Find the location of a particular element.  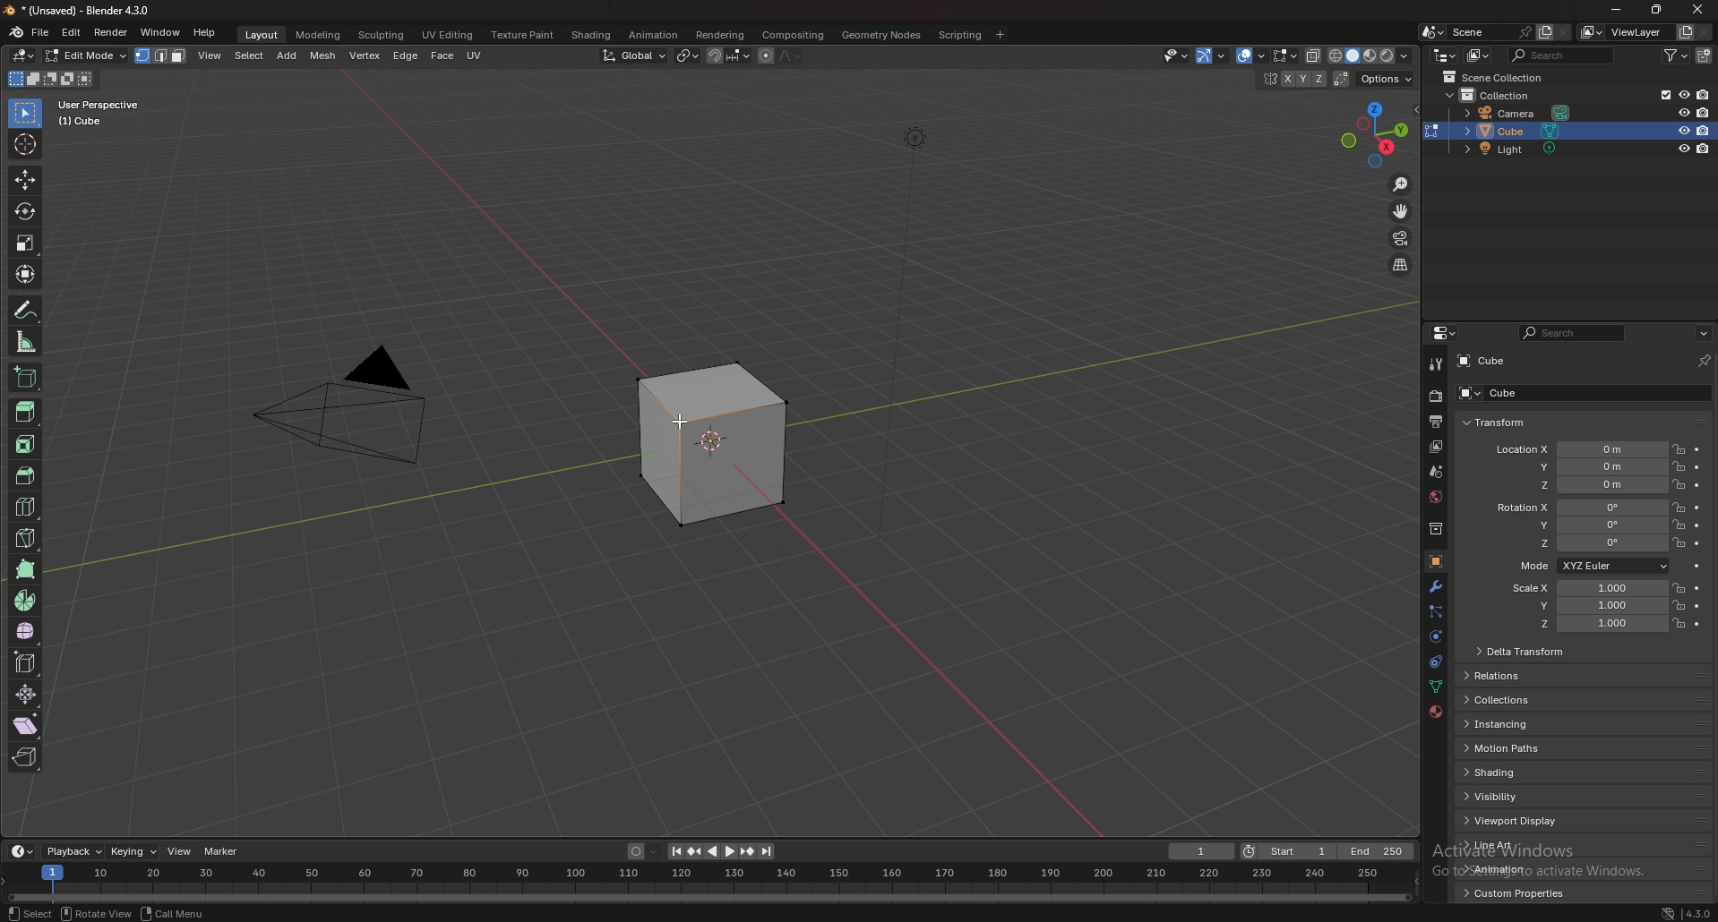

add workspace is located at coordinates (999, 35).